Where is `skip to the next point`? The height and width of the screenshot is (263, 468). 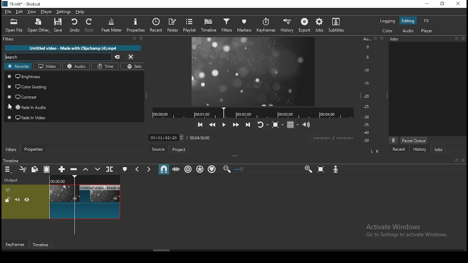
skip to the next point is located at coordinates (248, 124).